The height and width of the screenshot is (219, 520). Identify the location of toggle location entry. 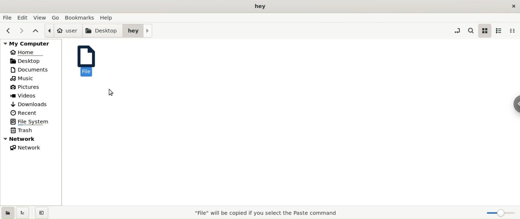
(457, 30).